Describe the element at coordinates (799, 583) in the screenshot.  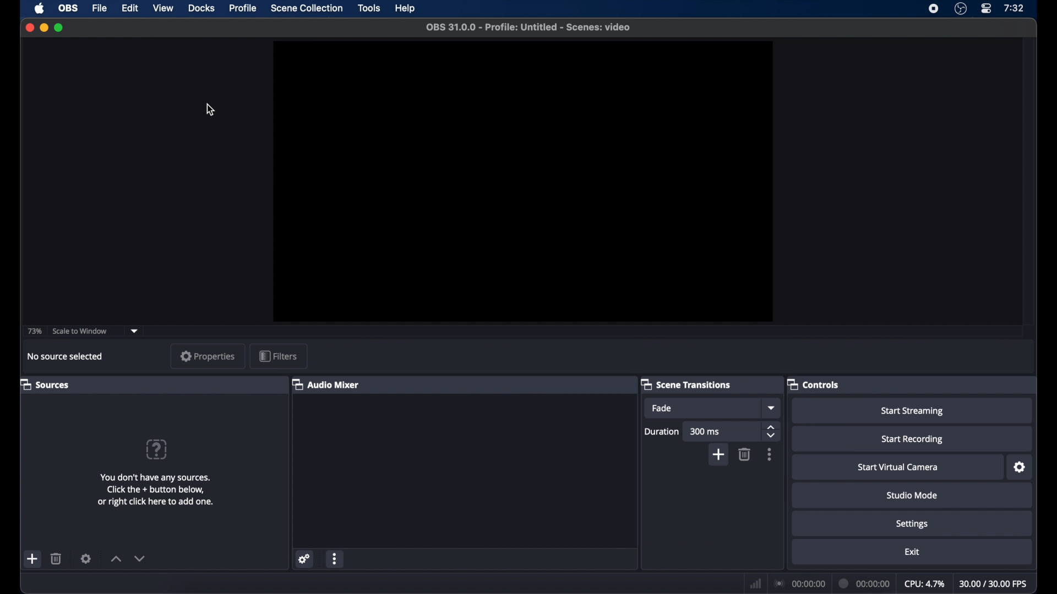
I see `00:00:00` at that location.